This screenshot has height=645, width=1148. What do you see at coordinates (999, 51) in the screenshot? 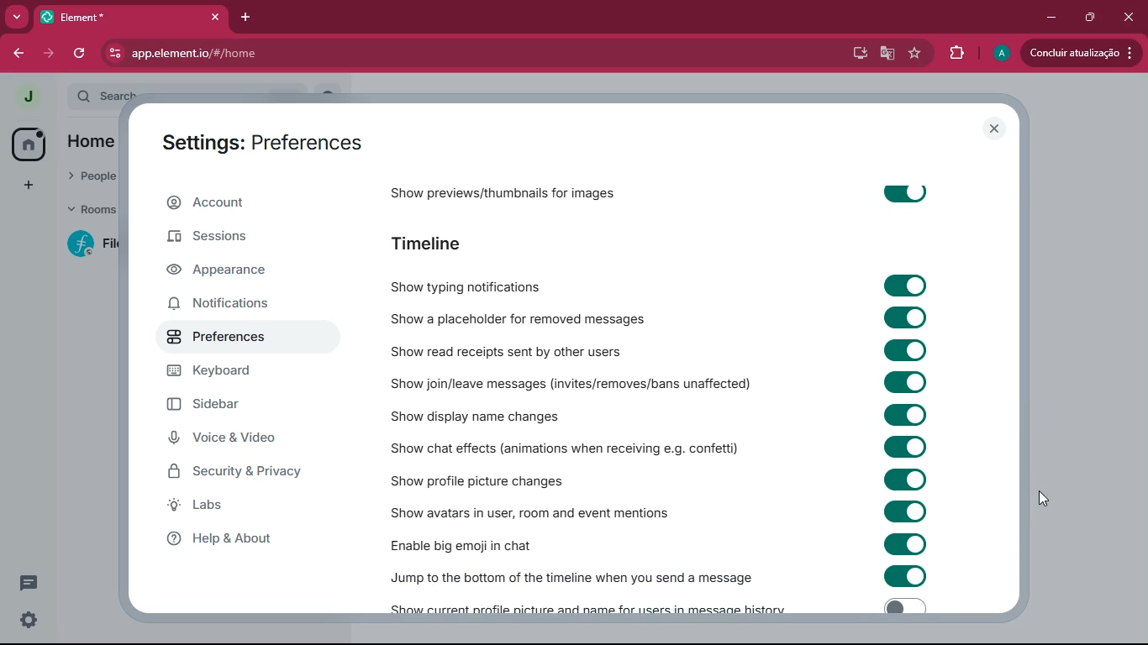
I see `A` at bounding box center [999, 51].